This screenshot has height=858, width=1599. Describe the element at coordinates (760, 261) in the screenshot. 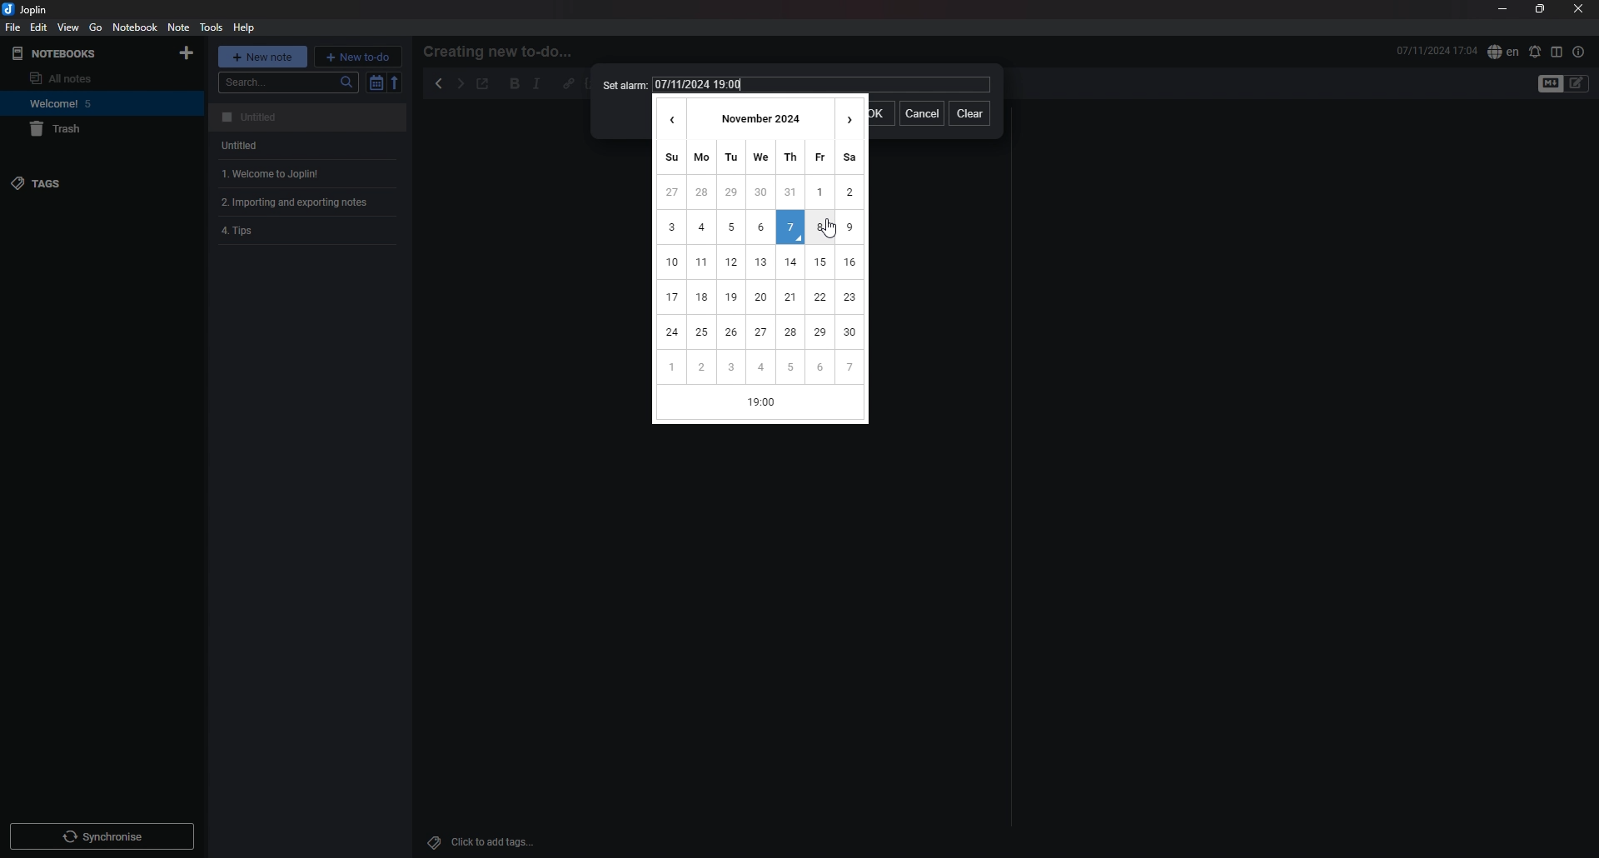

I see `date selection` at that location.